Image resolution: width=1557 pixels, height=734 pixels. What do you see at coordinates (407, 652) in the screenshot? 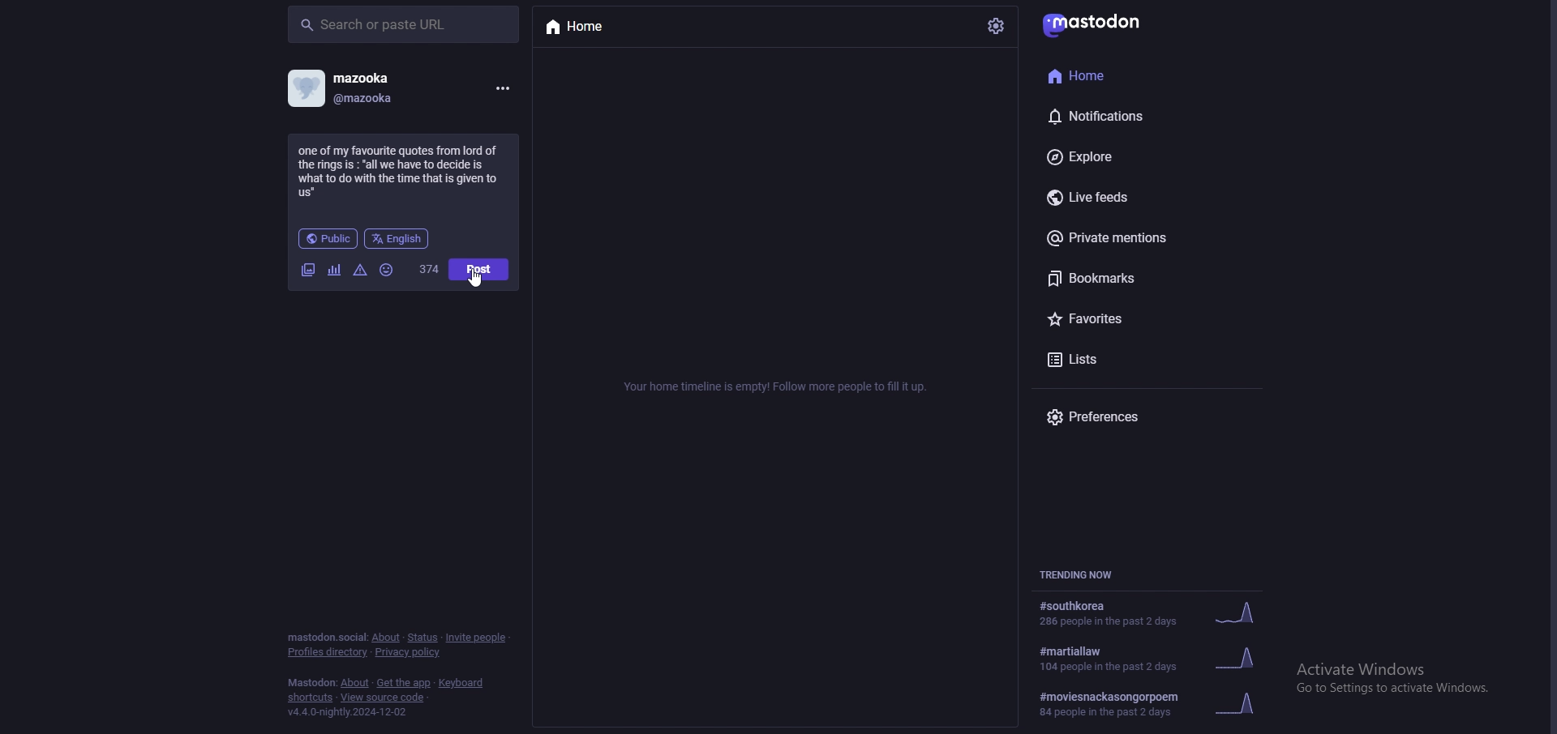
I see `privacy policy` at bounding box center [407, 652].